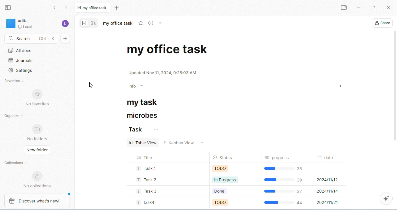  Describe the element at coordinates (394, 86) in the screenshot. I see `vertical scroll bar` at that location.